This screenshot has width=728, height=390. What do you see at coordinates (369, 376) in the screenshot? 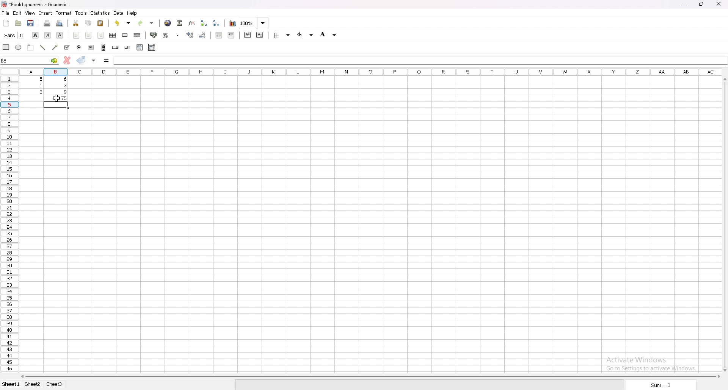
I see `scroll bar` at bounding box center [369, 376].